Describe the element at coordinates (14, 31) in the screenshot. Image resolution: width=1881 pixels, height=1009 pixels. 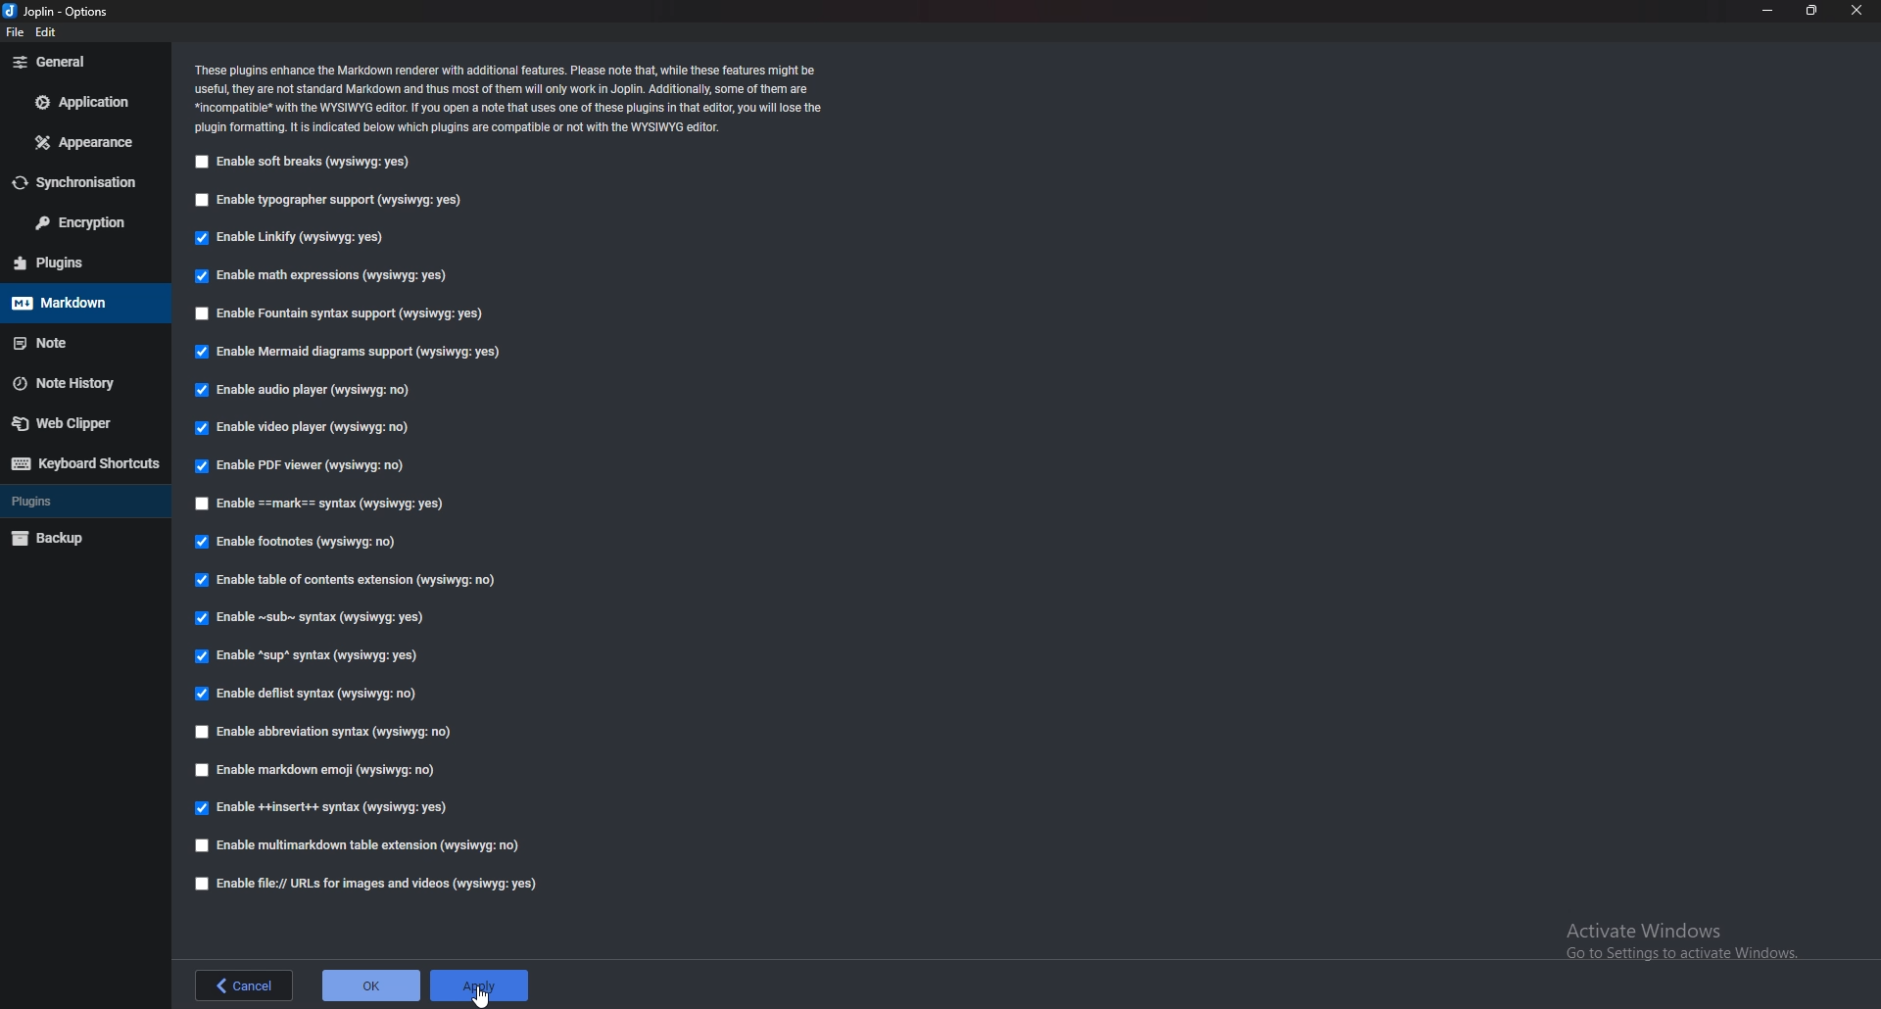
I see `file` at that location.